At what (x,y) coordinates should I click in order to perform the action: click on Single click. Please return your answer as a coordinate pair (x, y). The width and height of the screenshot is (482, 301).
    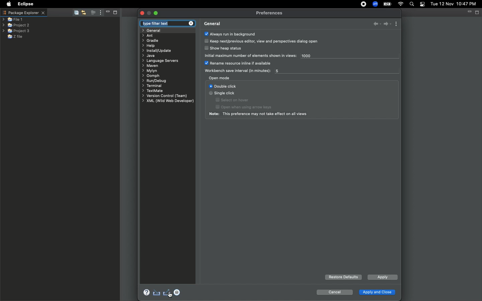
    Looking at the image, I should click on (223, 94).